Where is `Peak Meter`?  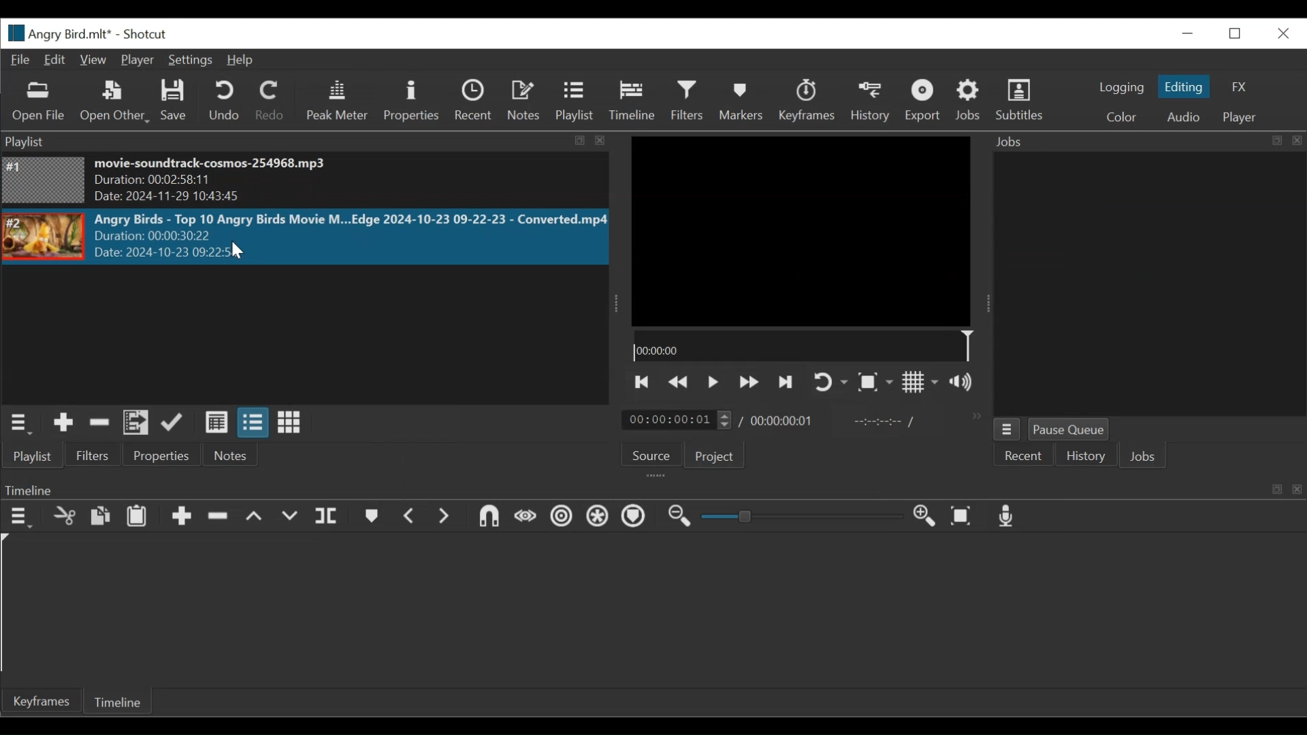 Peak Meter is located at coordinates (337, 102).